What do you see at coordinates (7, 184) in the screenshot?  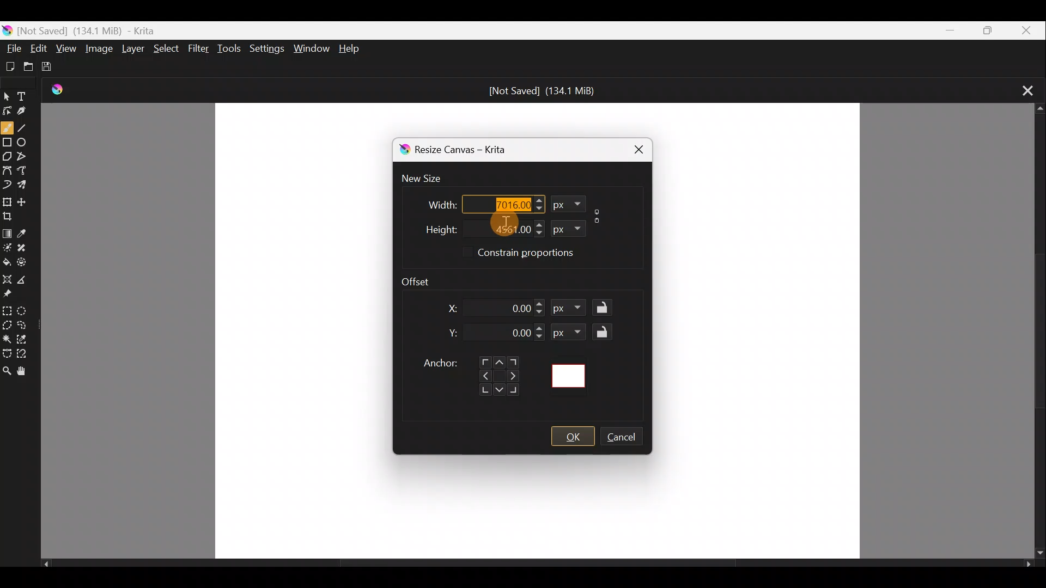 I see `Dynamic brush tool` at bounding box center [7, 184].